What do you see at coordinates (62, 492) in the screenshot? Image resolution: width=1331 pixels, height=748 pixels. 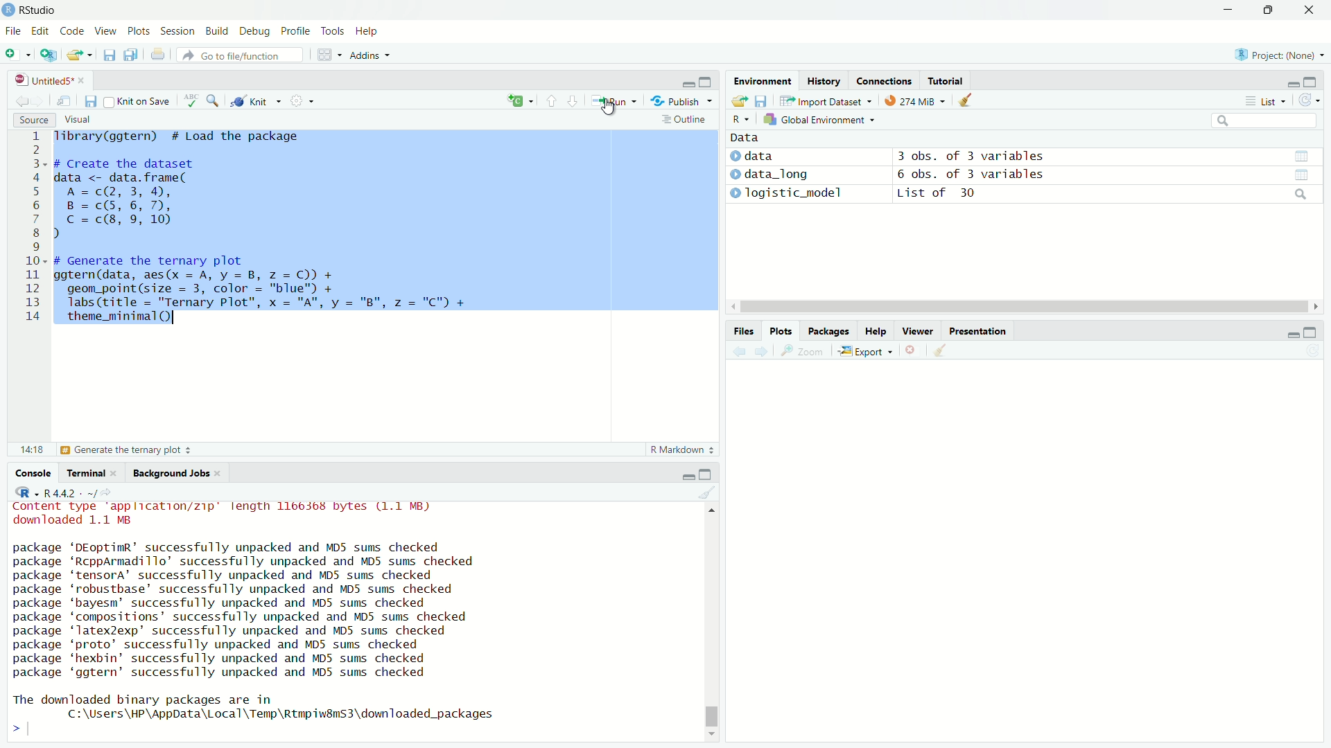 I see `R442 - ~` at bounding box center [62, 492].